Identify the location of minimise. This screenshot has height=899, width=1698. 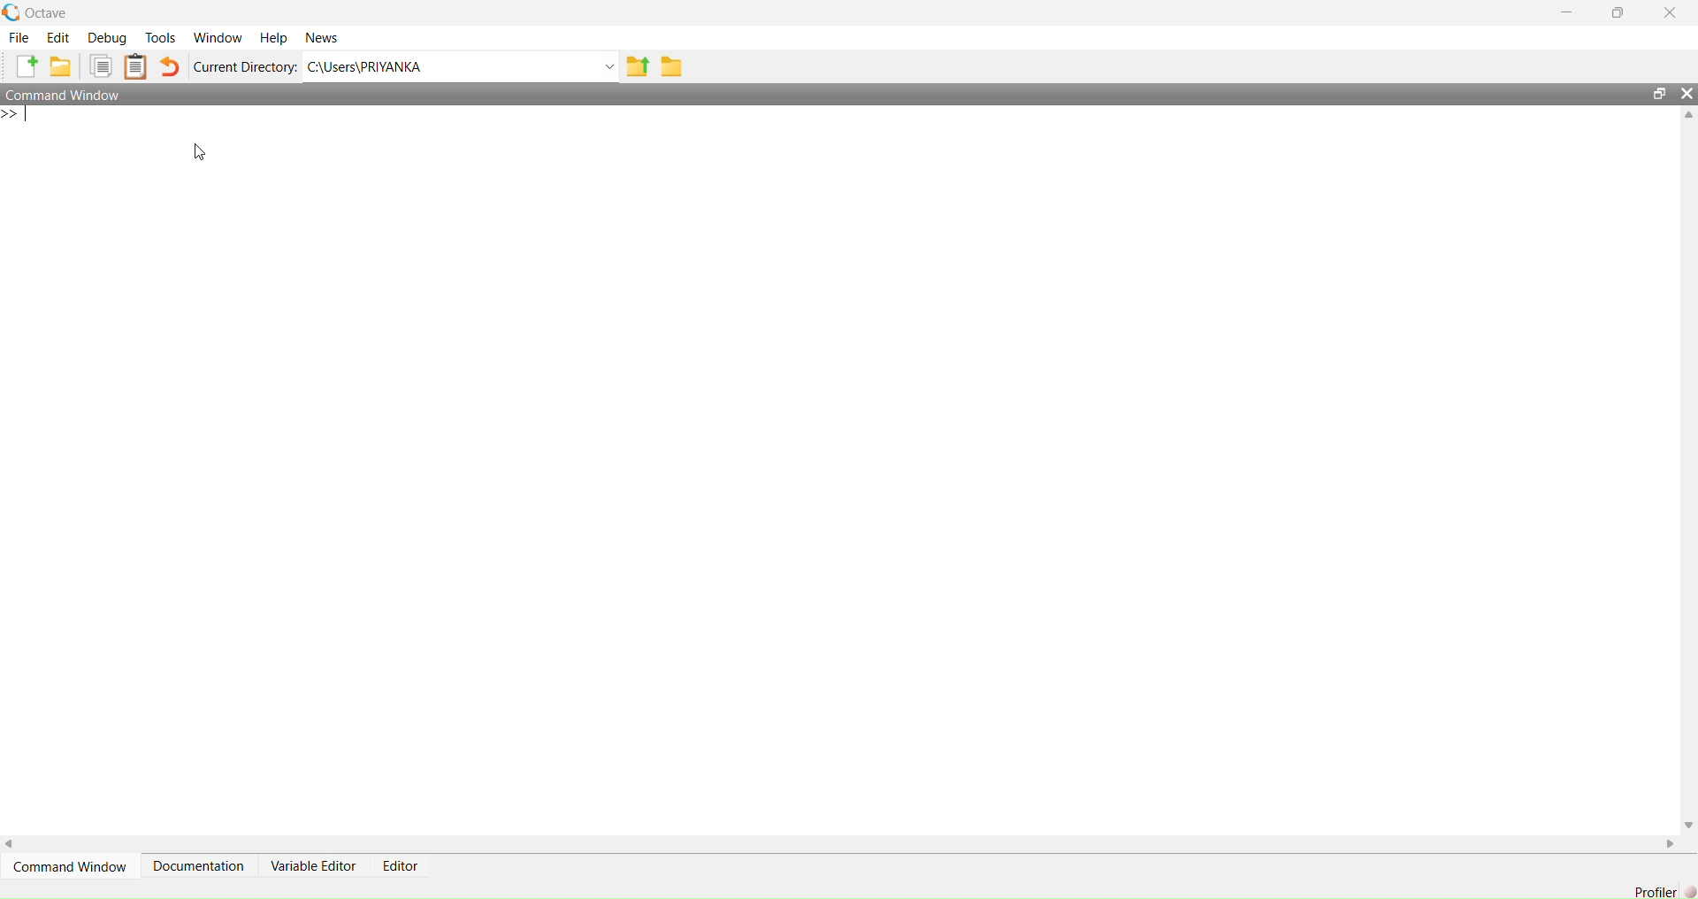
(1564, 11).